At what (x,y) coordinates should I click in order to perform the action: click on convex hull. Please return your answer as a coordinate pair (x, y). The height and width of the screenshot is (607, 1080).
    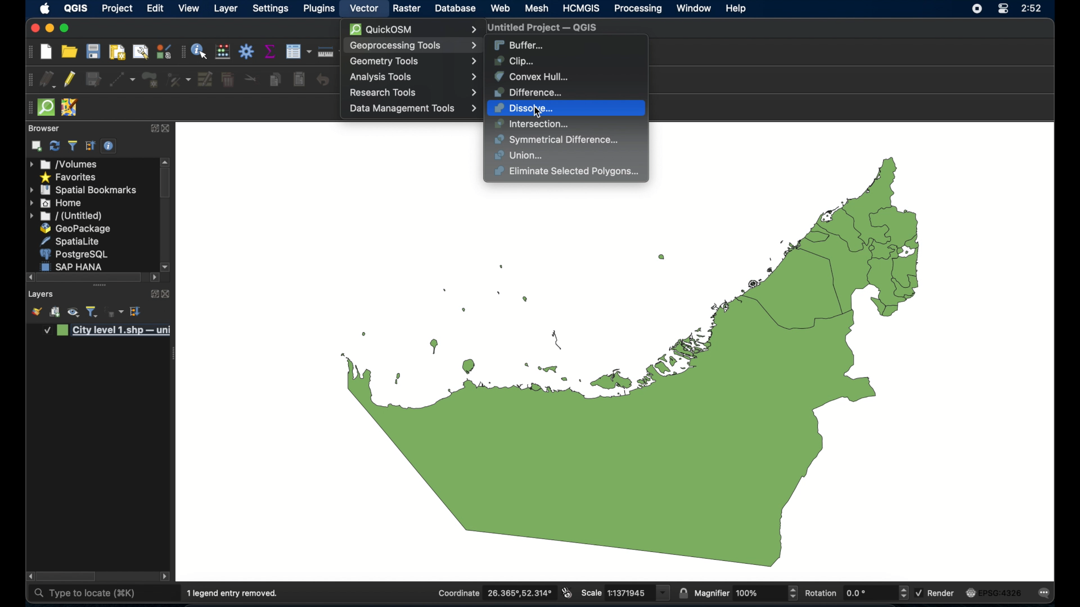
    Looking at the image, I should click on (531, 76).